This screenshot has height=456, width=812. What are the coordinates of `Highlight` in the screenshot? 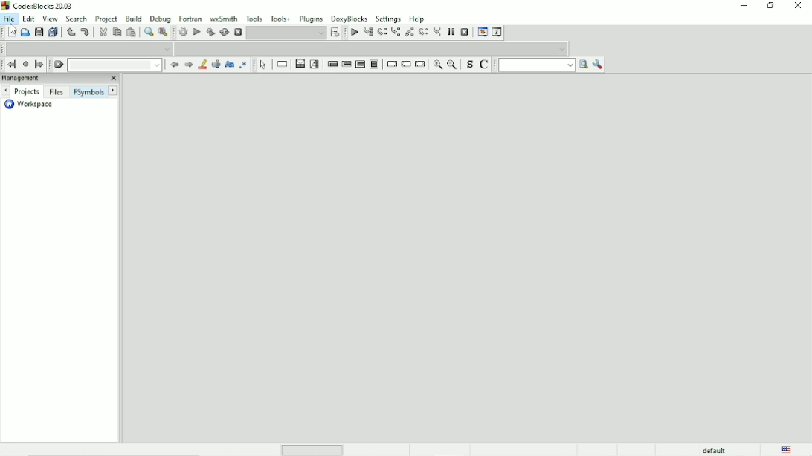 It's located at (203, 65).